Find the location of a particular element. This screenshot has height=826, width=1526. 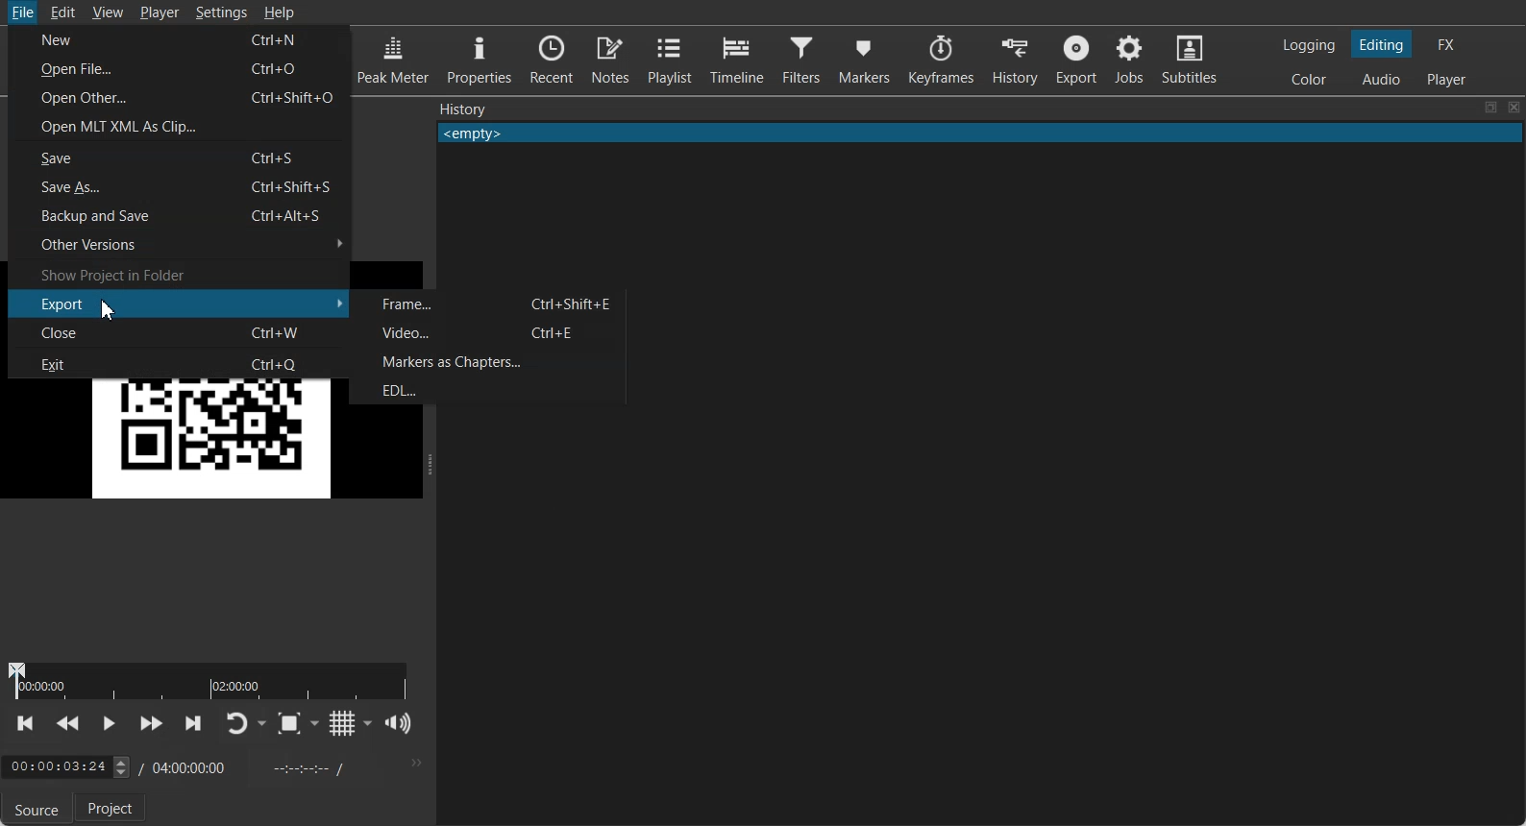

Settings is located at coordinates (222, 12).